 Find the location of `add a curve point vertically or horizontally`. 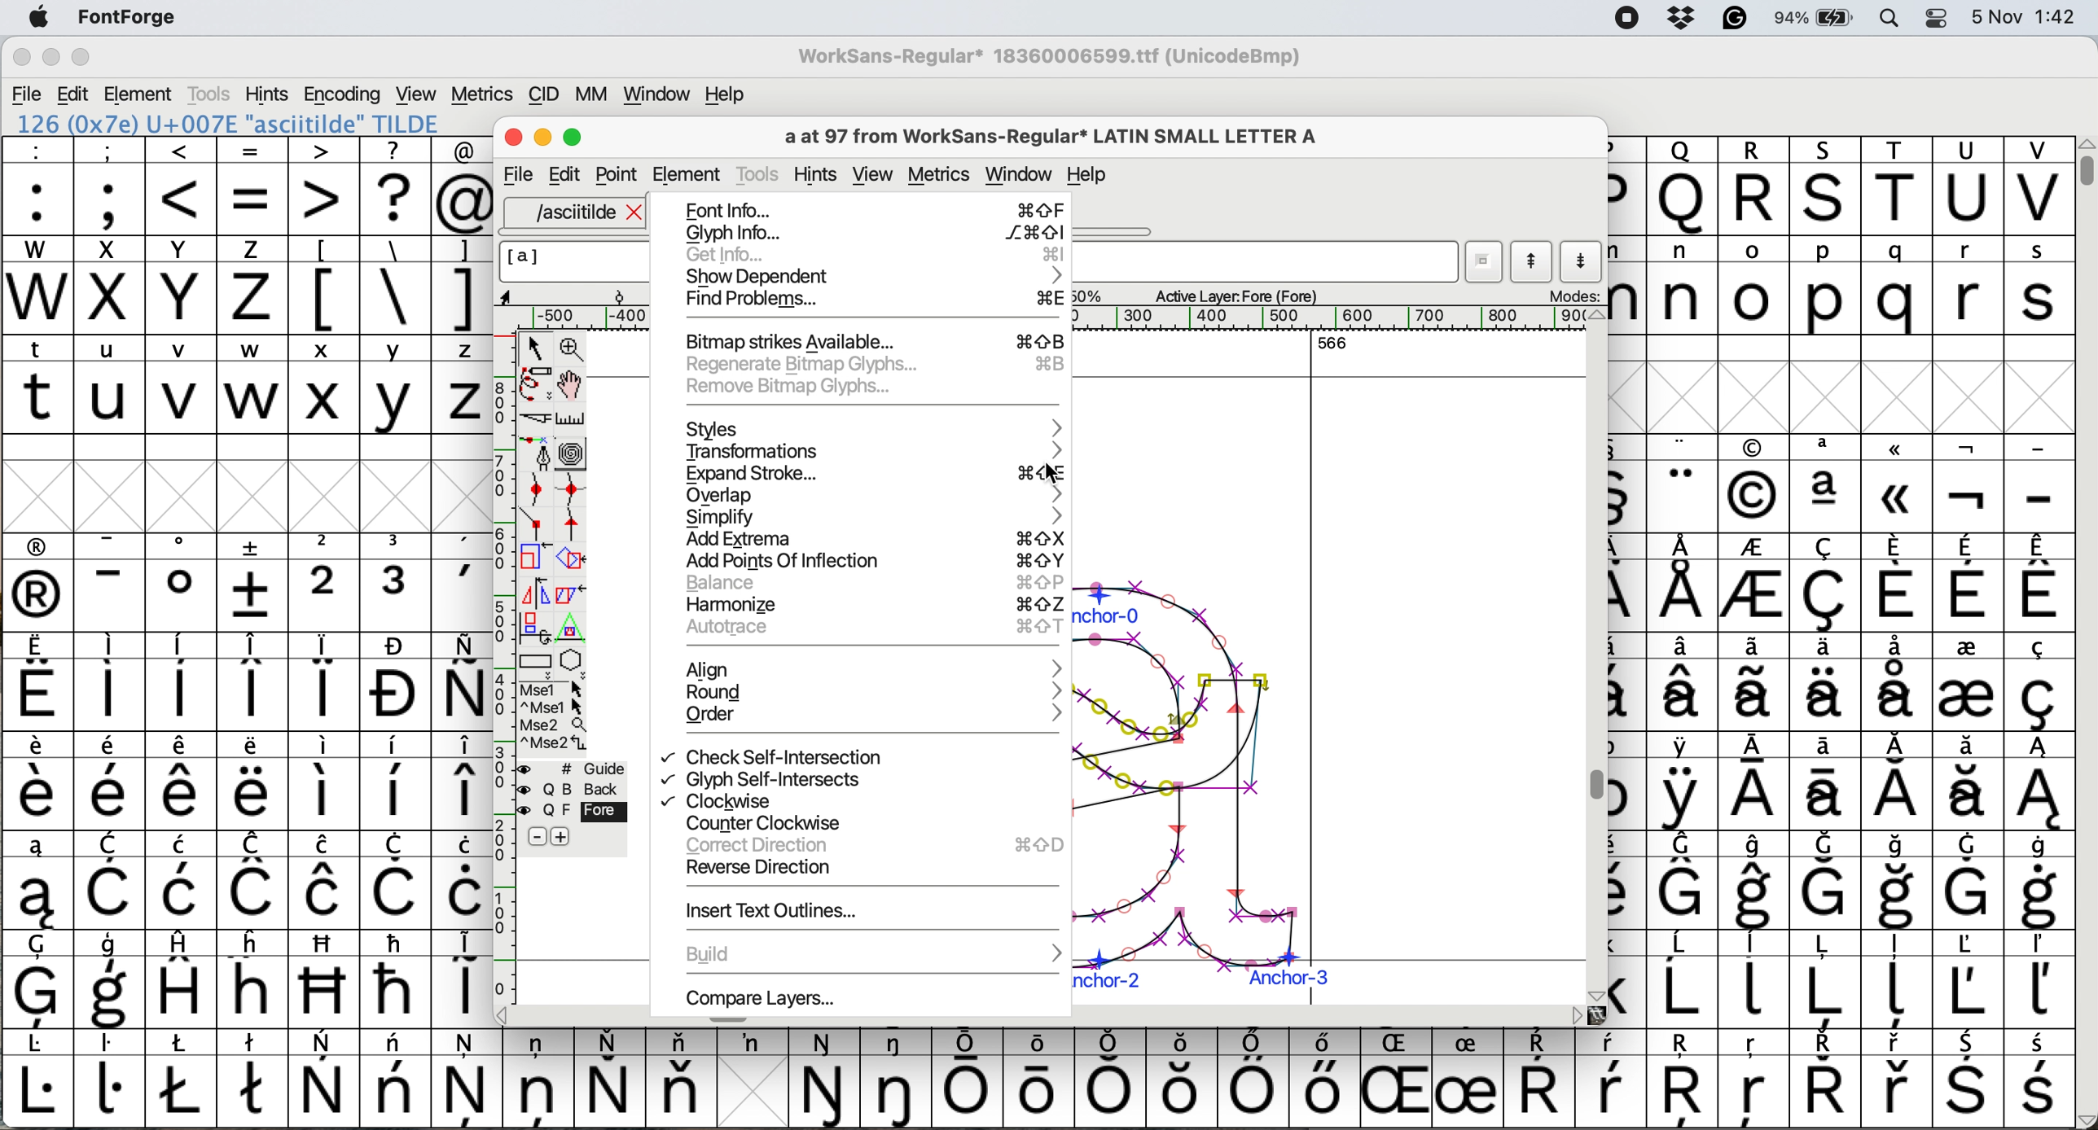

add a curve point vertically or horizontally is located at coordinates (576, 489).